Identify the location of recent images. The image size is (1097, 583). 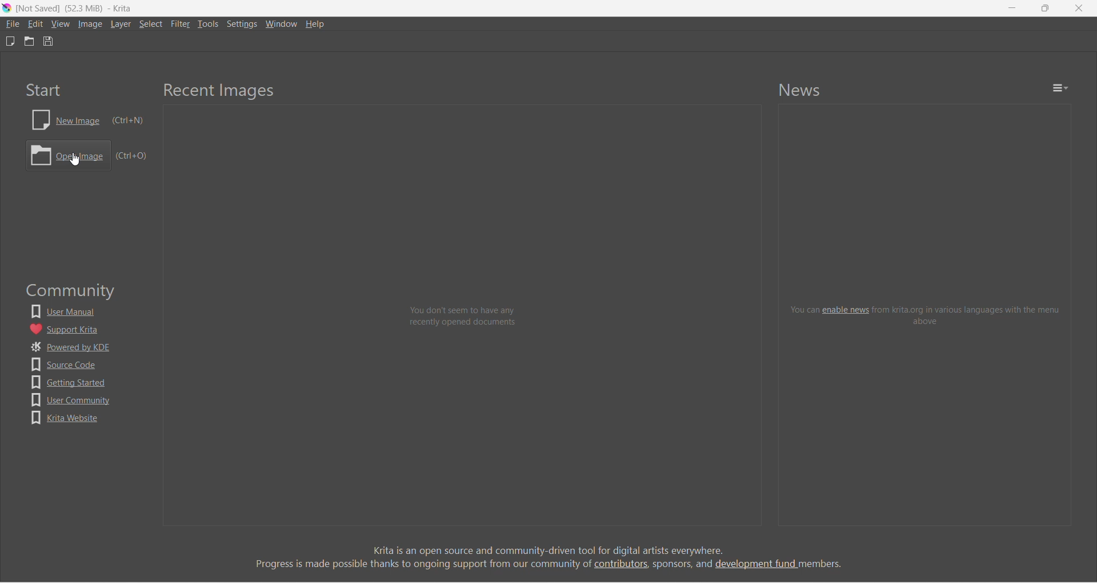
(220, 91).